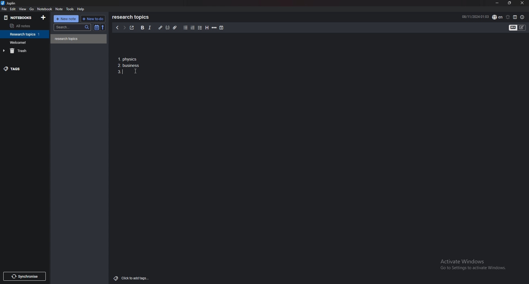  Describe the element at coordinates (497, 3) in the screenshot. I see `minimize` at that location.